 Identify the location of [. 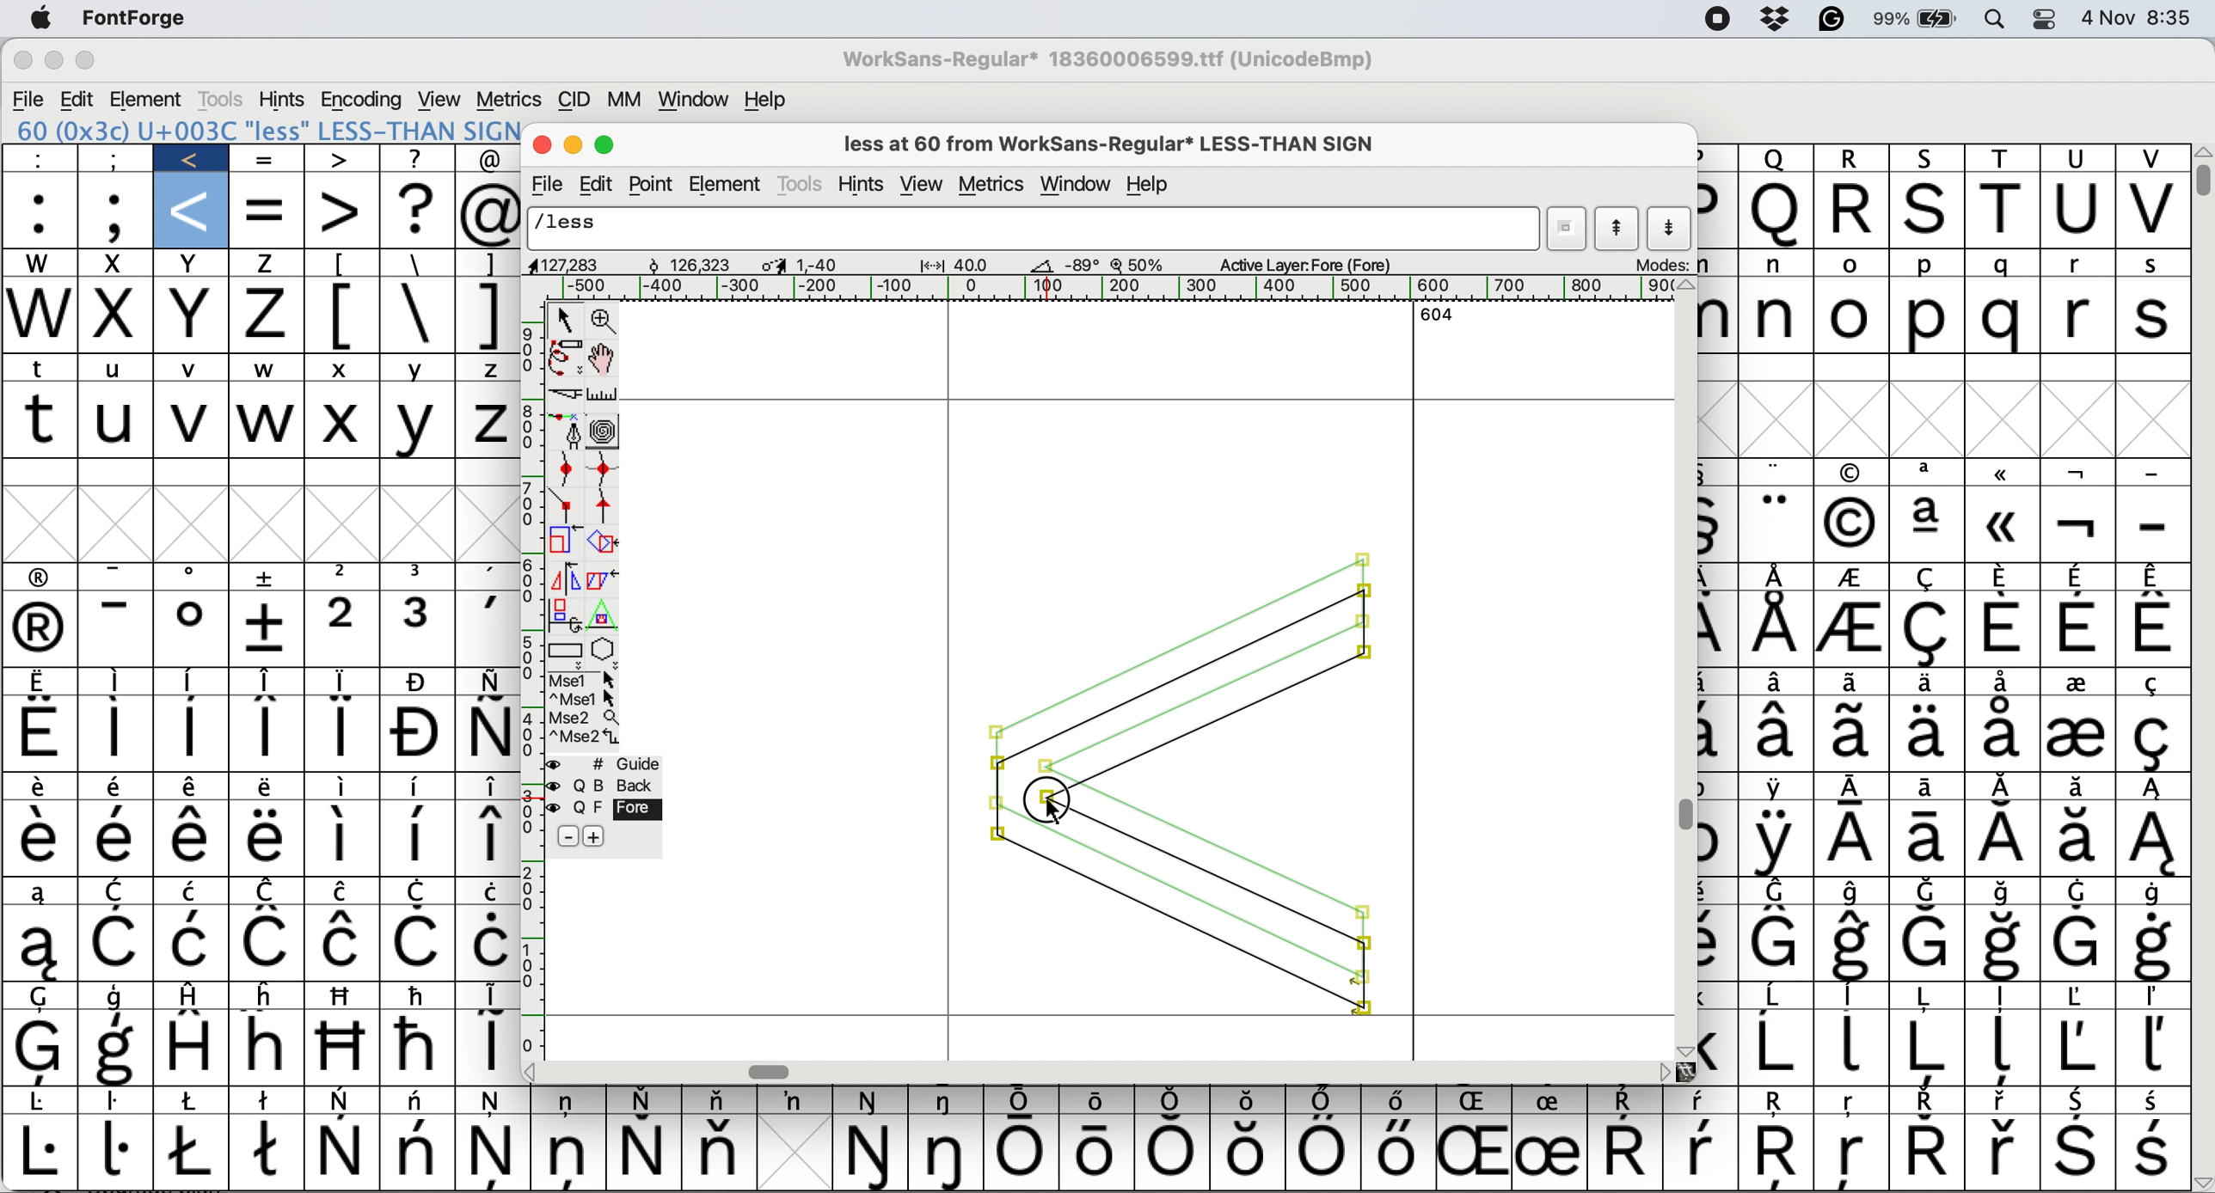
(344, 315).